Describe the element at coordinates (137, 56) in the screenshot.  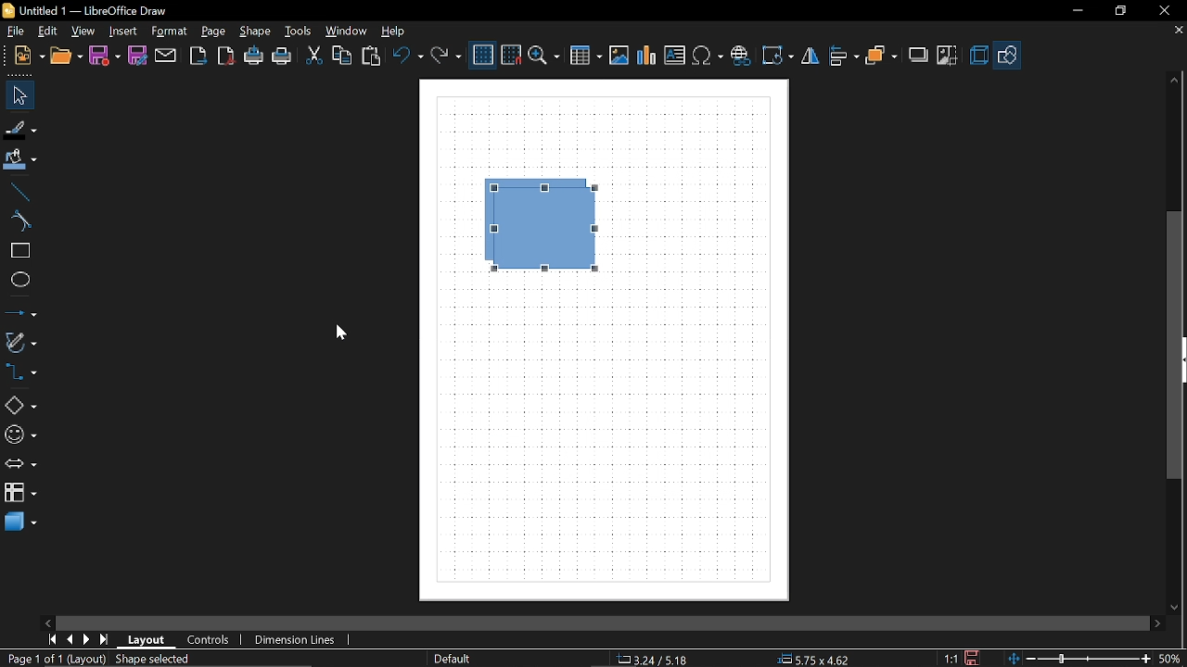
I see `Save as` at that location.